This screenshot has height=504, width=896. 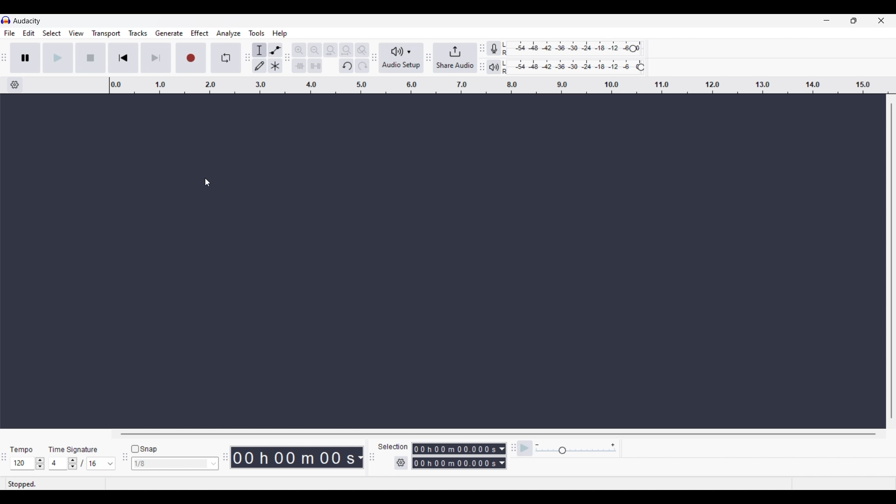 What do you see at coordinates (315, 50) in the screenshot?
I see `Zoom out` at bounding box center [315, 50].